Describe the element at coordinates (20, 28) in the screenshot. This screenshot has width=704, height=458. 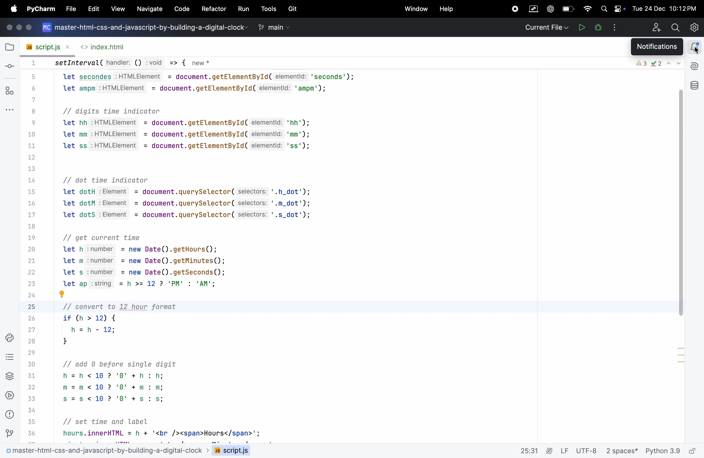
I see `icons` at that location.